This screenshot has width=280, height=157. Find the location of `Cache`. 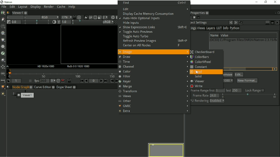

Cache is located at coordinates (61, 7).